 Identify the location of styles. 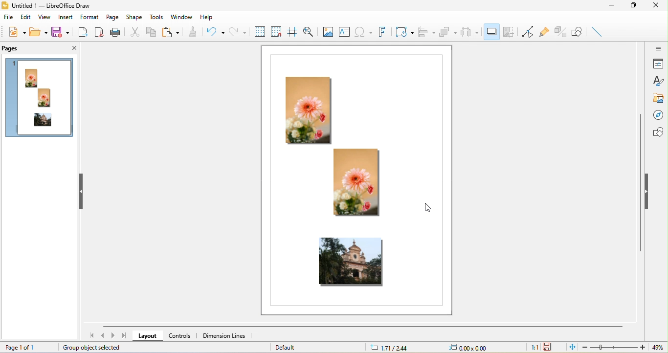
(658, 81).